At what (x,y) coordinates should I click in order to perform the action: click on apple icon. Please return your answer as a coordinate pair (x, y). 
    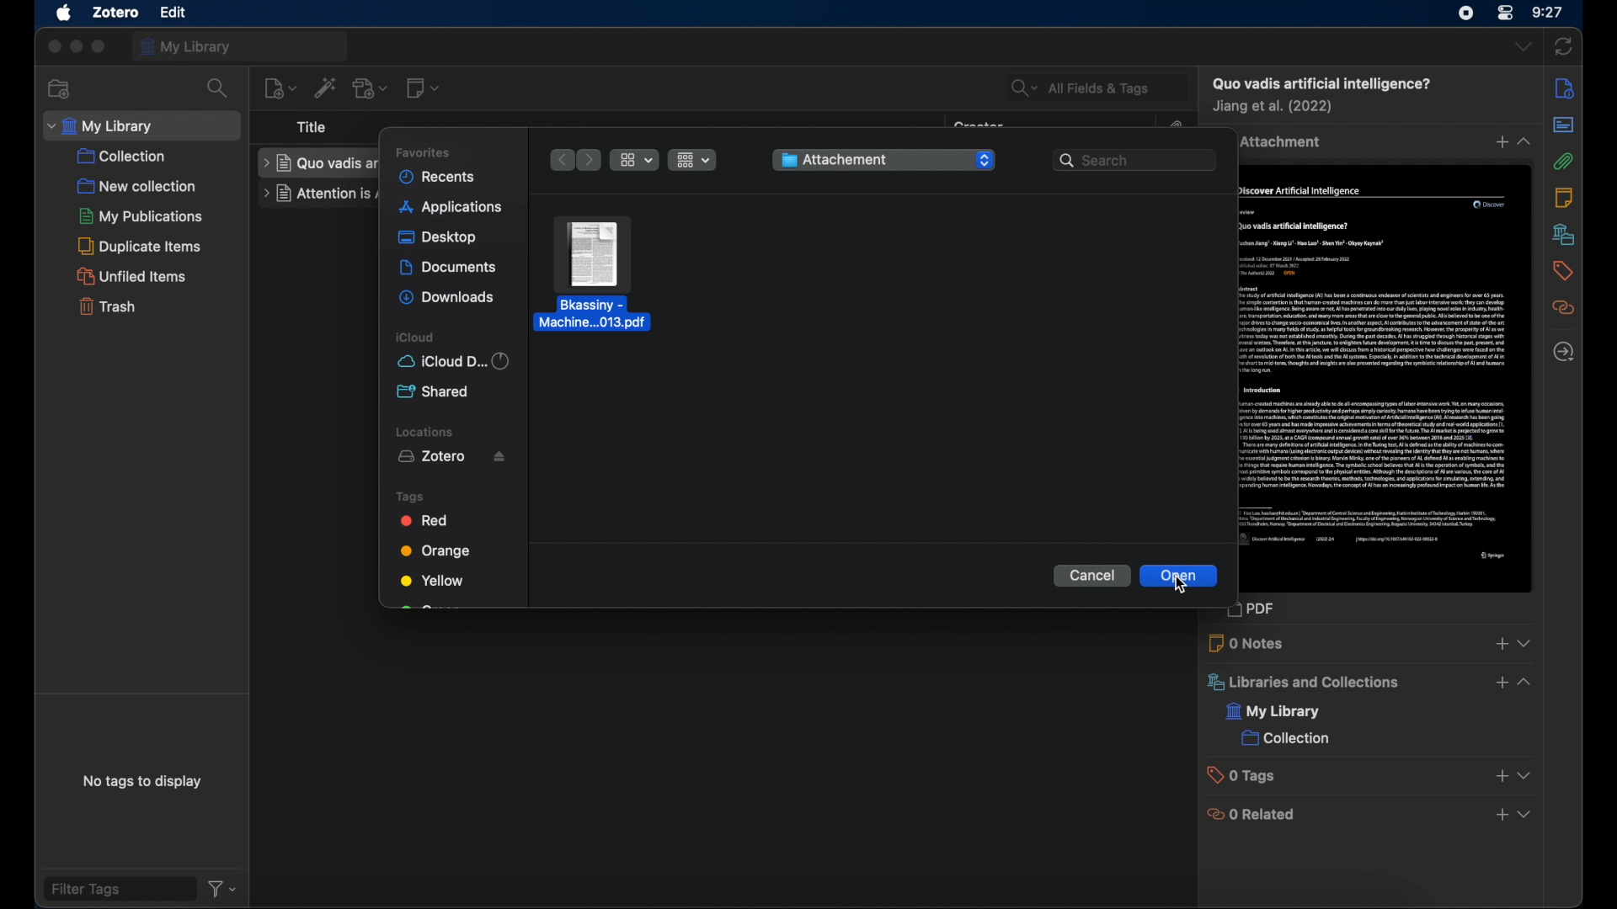
    Looking at the image, I should click on (65, 13).